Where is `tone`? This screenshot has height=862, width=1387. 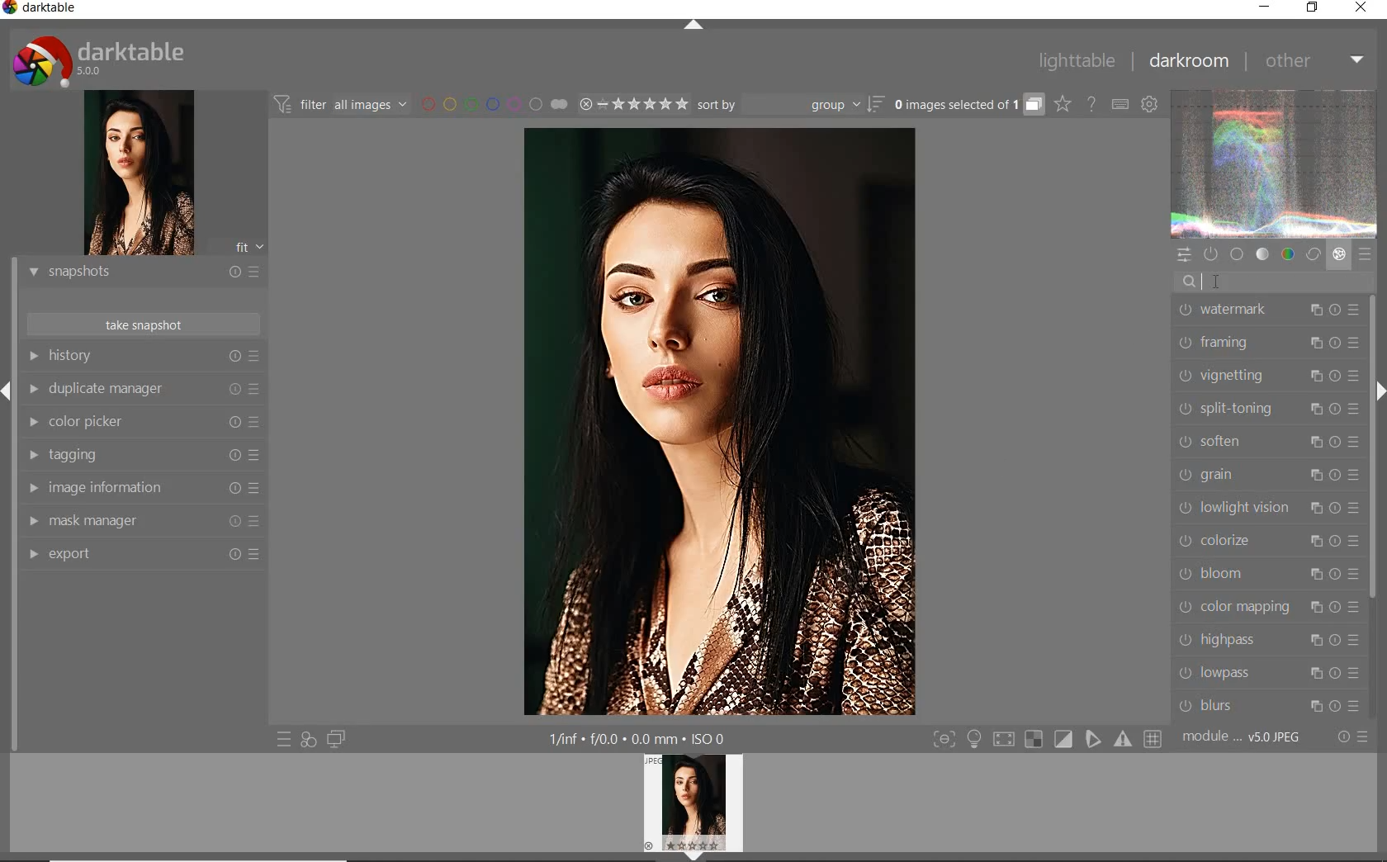
tone is located at coordinates (1262, 256).